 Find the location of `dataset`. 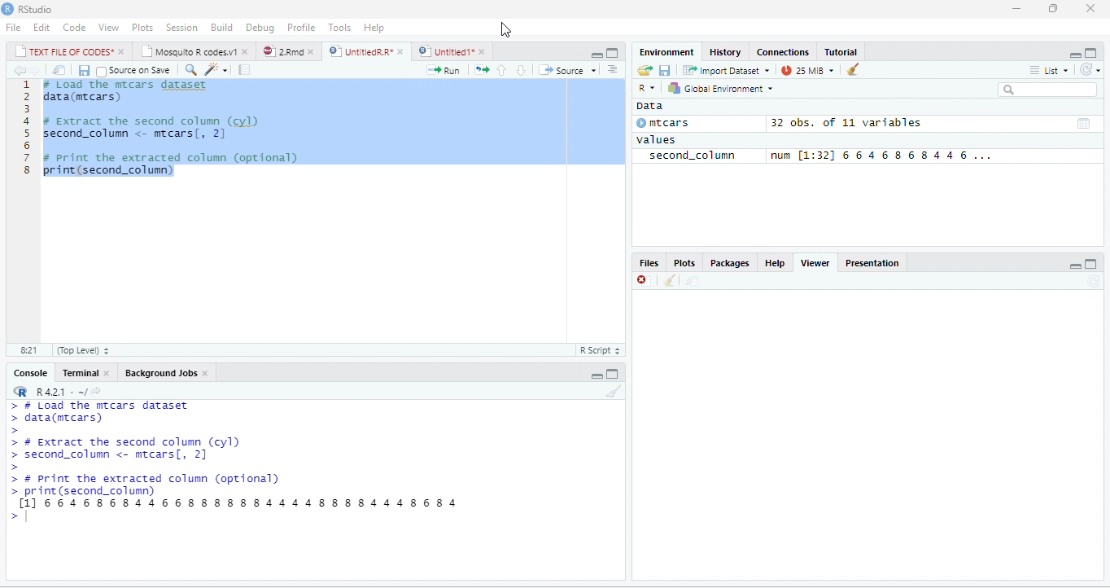

dataset is located at coordinates (1084, 123).